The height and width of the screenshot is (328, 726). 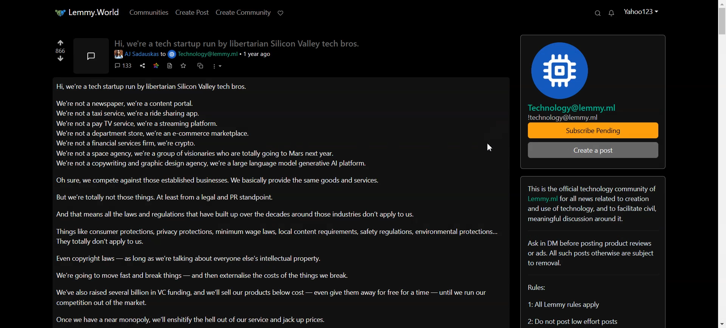 I want to click on Save, so click(x=183, y=66).